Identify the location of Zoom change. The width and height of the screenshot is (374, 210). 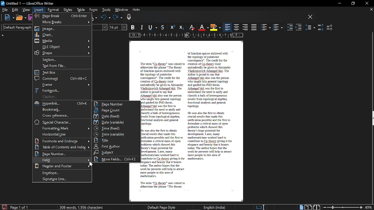
(343, 207).